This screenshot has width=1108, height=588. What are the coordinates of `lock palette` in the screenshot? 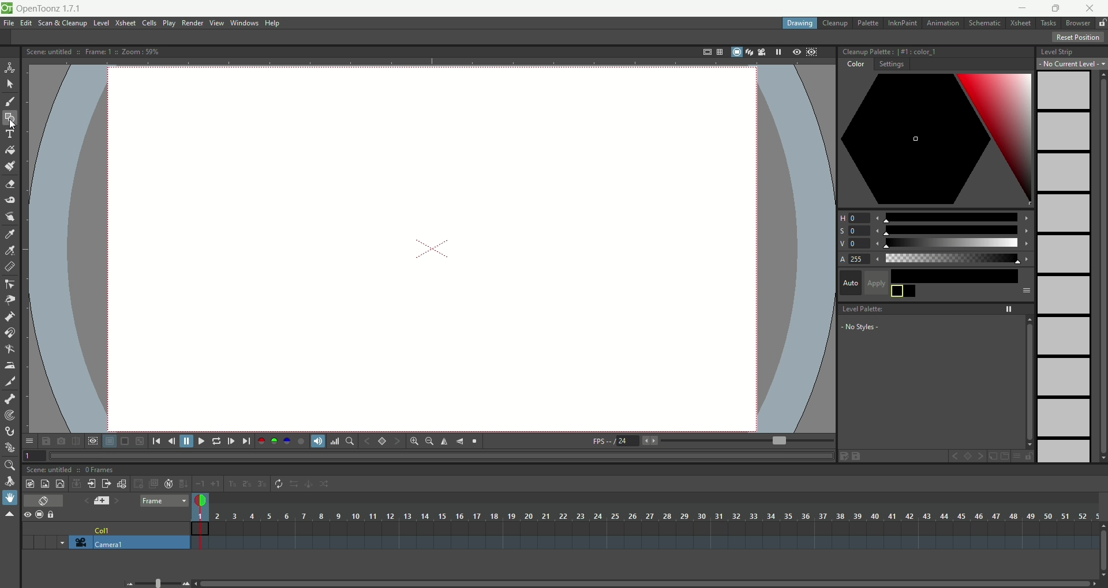 It's located at (1022, 456).